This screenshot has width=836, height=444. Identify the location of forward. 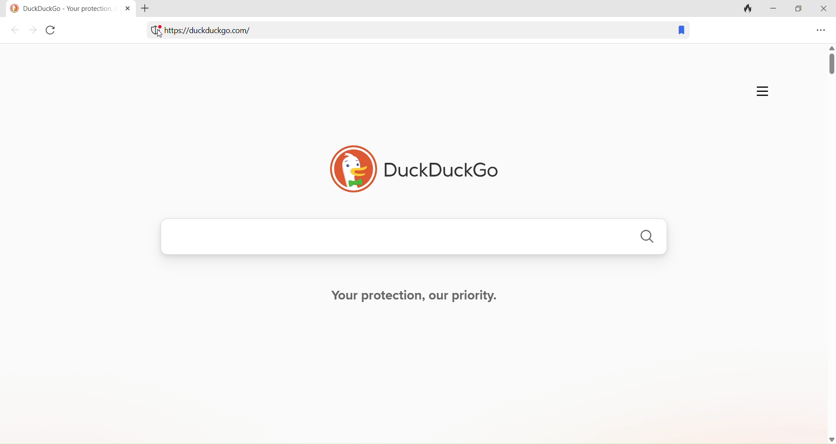
(33, 31).